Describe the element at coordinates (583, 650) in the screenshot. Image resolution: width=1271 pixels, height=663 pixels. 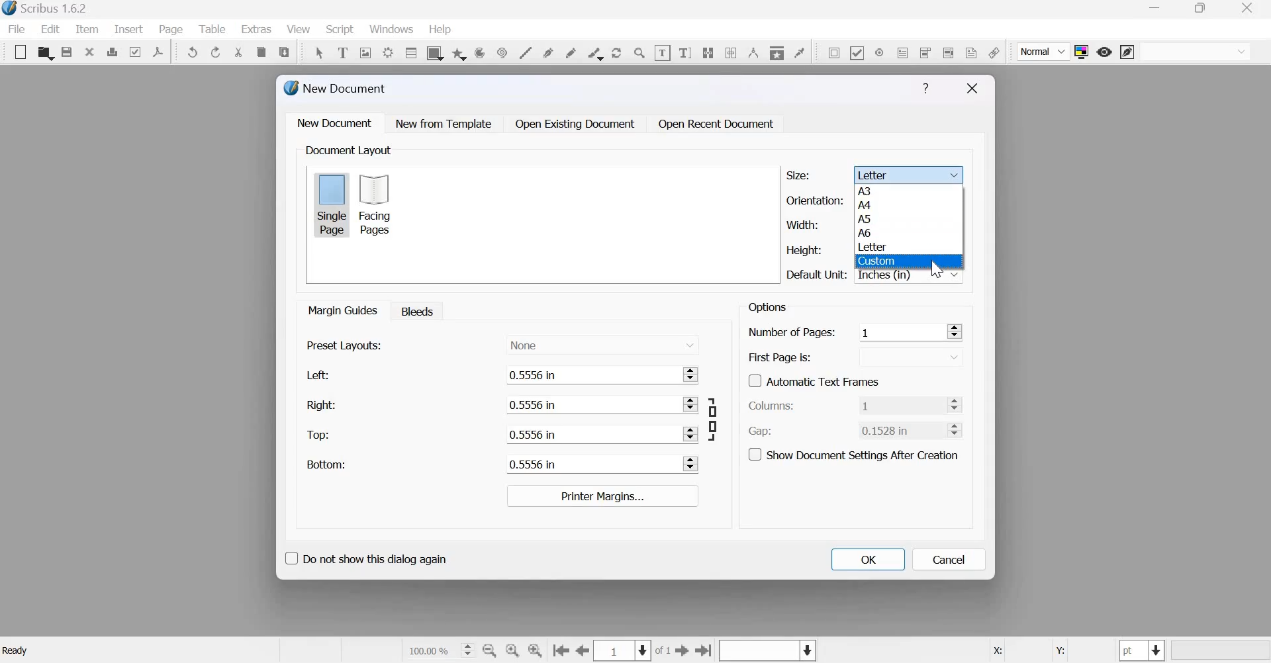
I see `go to the previous page` at that location.